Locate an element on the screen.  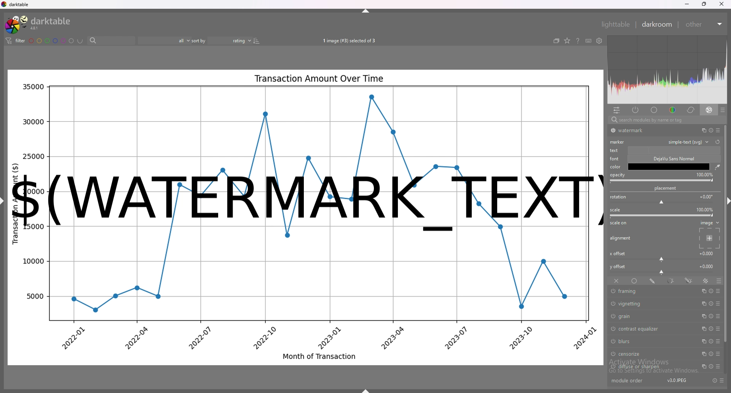
contrast equalizer is located at coordinates (650, 329).